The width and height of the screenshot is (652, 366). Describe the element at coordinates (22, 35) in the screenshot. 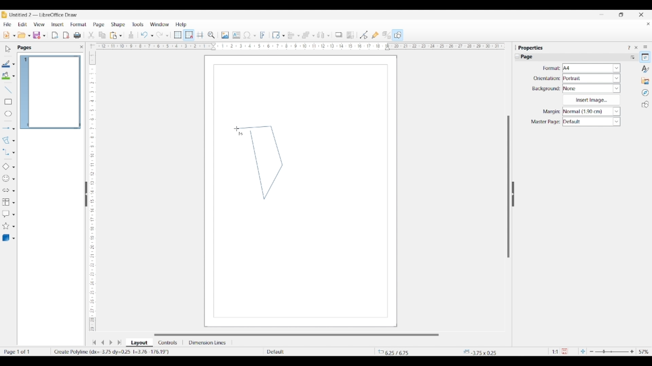

I see `Selected open options` at that location.